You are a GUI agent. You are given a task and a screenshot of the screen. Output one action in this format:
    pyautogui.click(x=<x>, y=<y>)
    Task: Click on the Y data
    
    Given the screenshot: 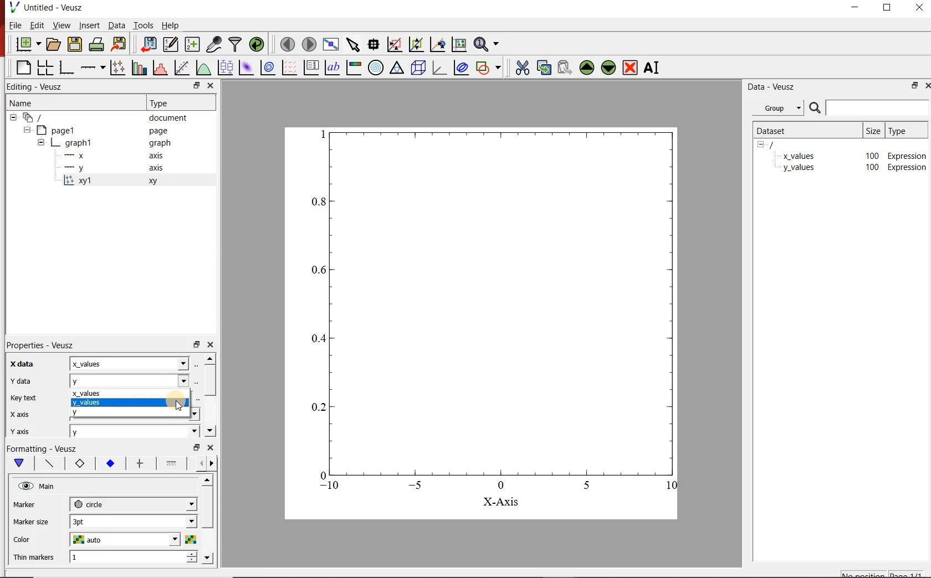 What is the action you would take?
    pyautogui.click(x=25, y=381)
    